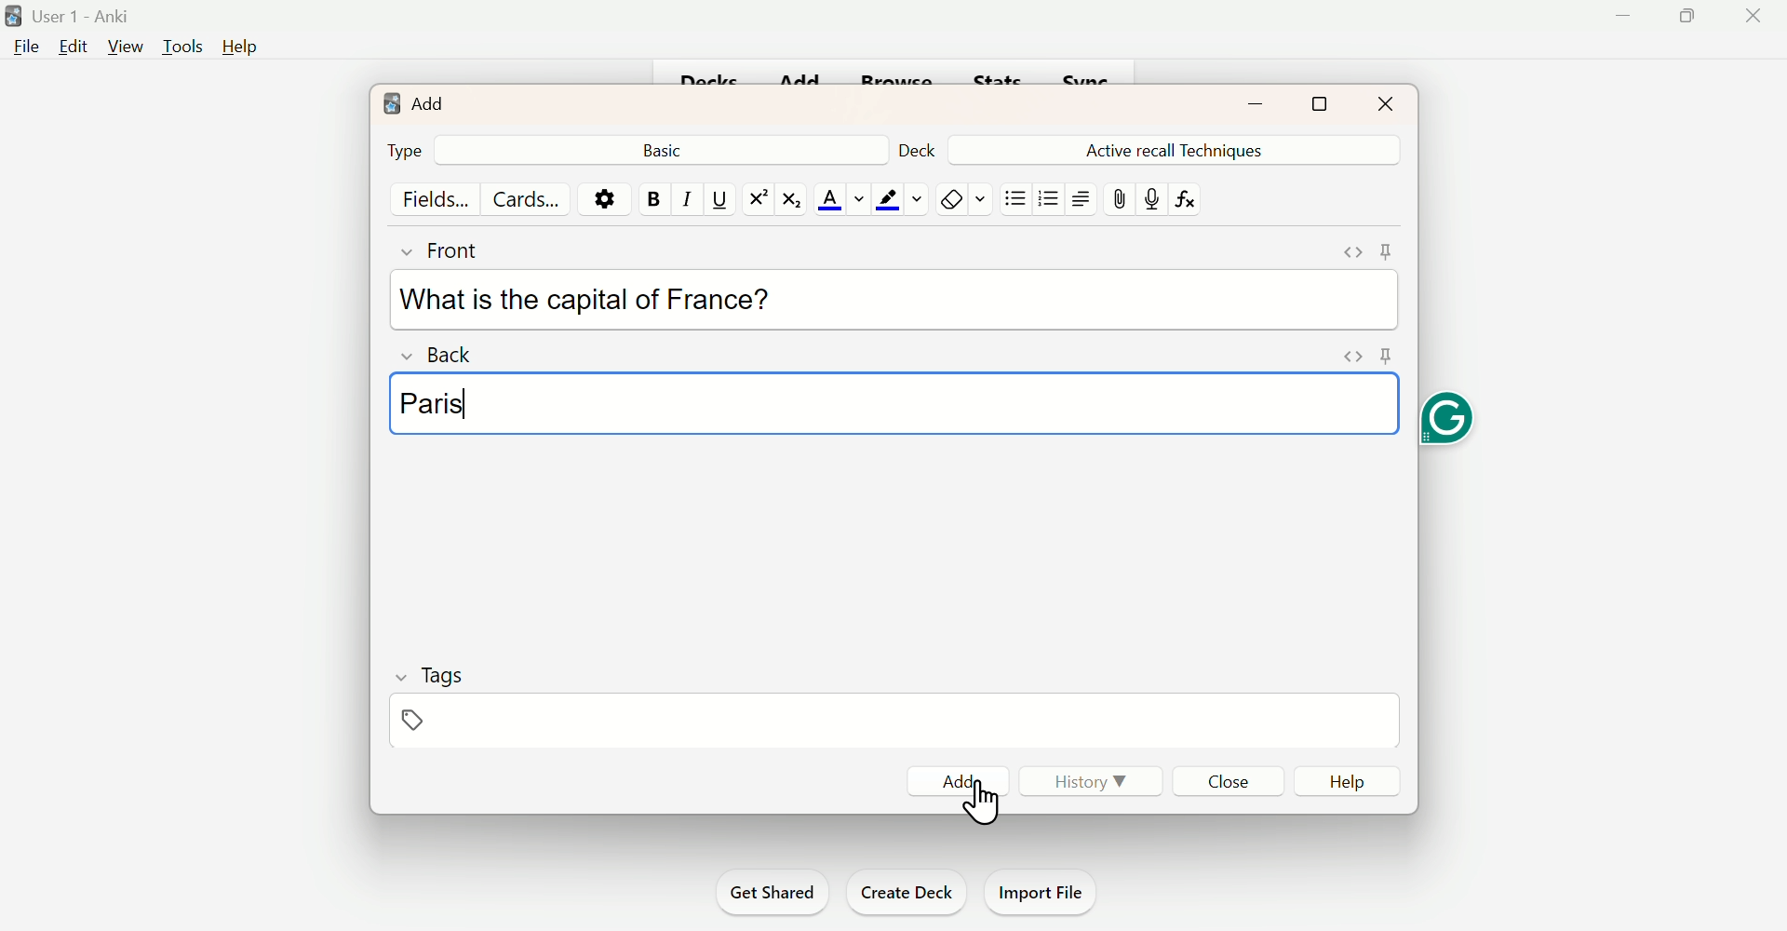 The height and width of the screenshot is (931, 1787). What do you see at coordinates (435, 197) in the screenshot?
I see `Fields...` at bounding box center [435, 197].